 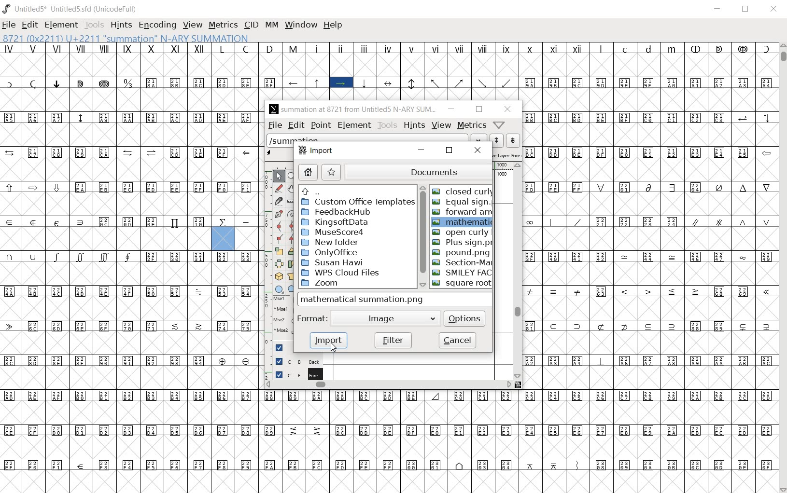 I want to click on rectangle or ellipse, so click(x=279, y=289).